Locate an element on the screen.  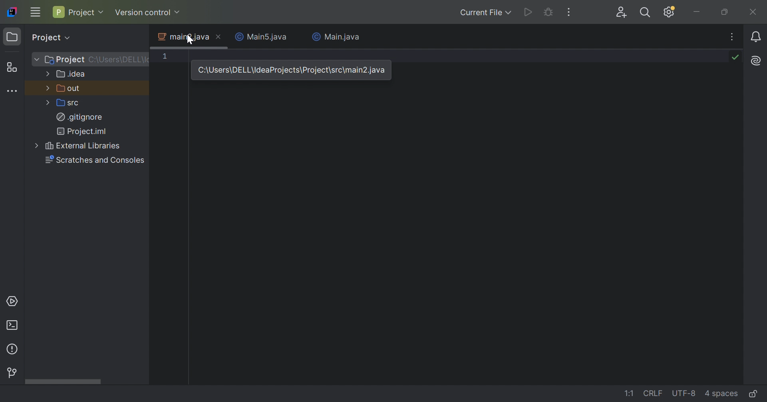
Scratches and consoles is located at coordinates (96, 160).